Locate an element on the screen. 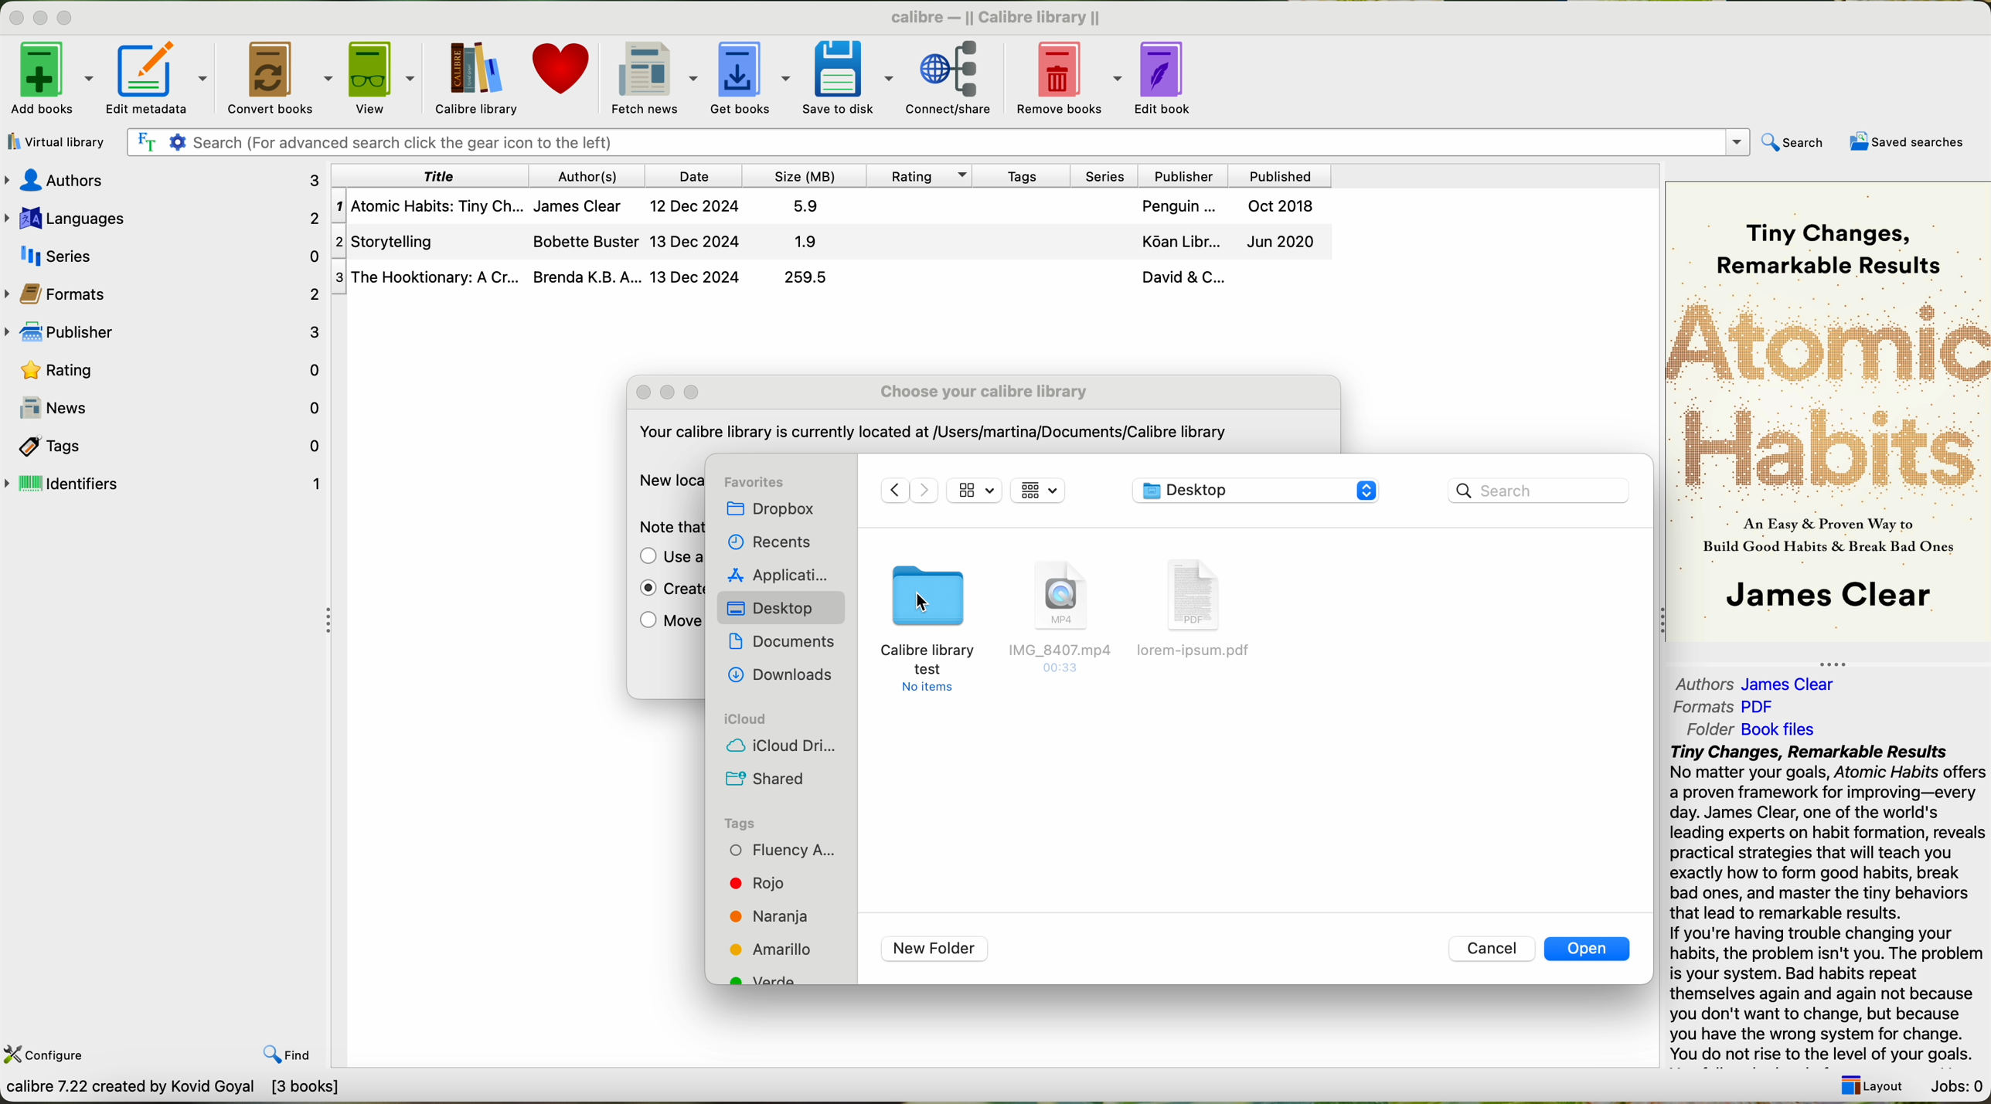 This screenshot has width=1991, height=1104. rating is located at coordinates (165, 369).